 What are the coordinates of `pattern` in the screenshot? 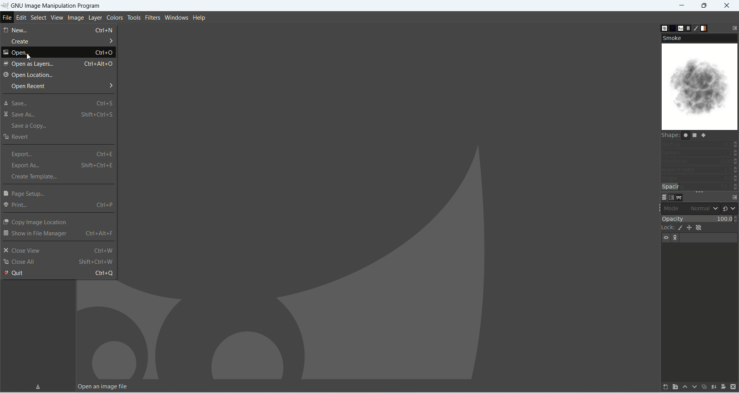 It's located at (672, 28).